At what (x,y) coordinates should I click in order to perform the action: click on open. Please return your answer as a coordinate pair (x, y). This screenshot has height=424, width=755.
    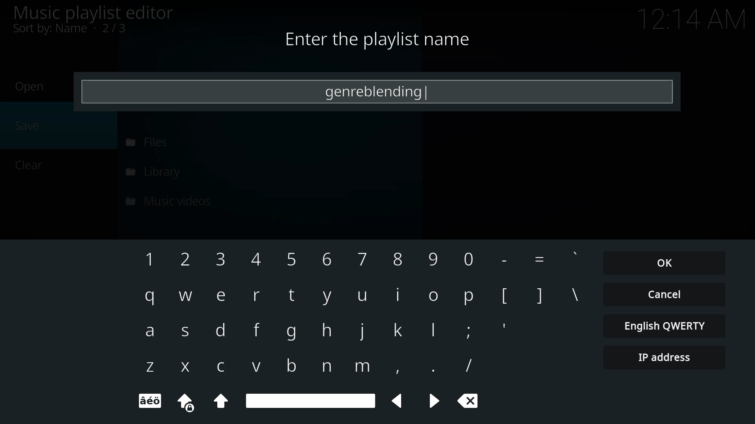
    Looking at the image, I should click on (31, 87).